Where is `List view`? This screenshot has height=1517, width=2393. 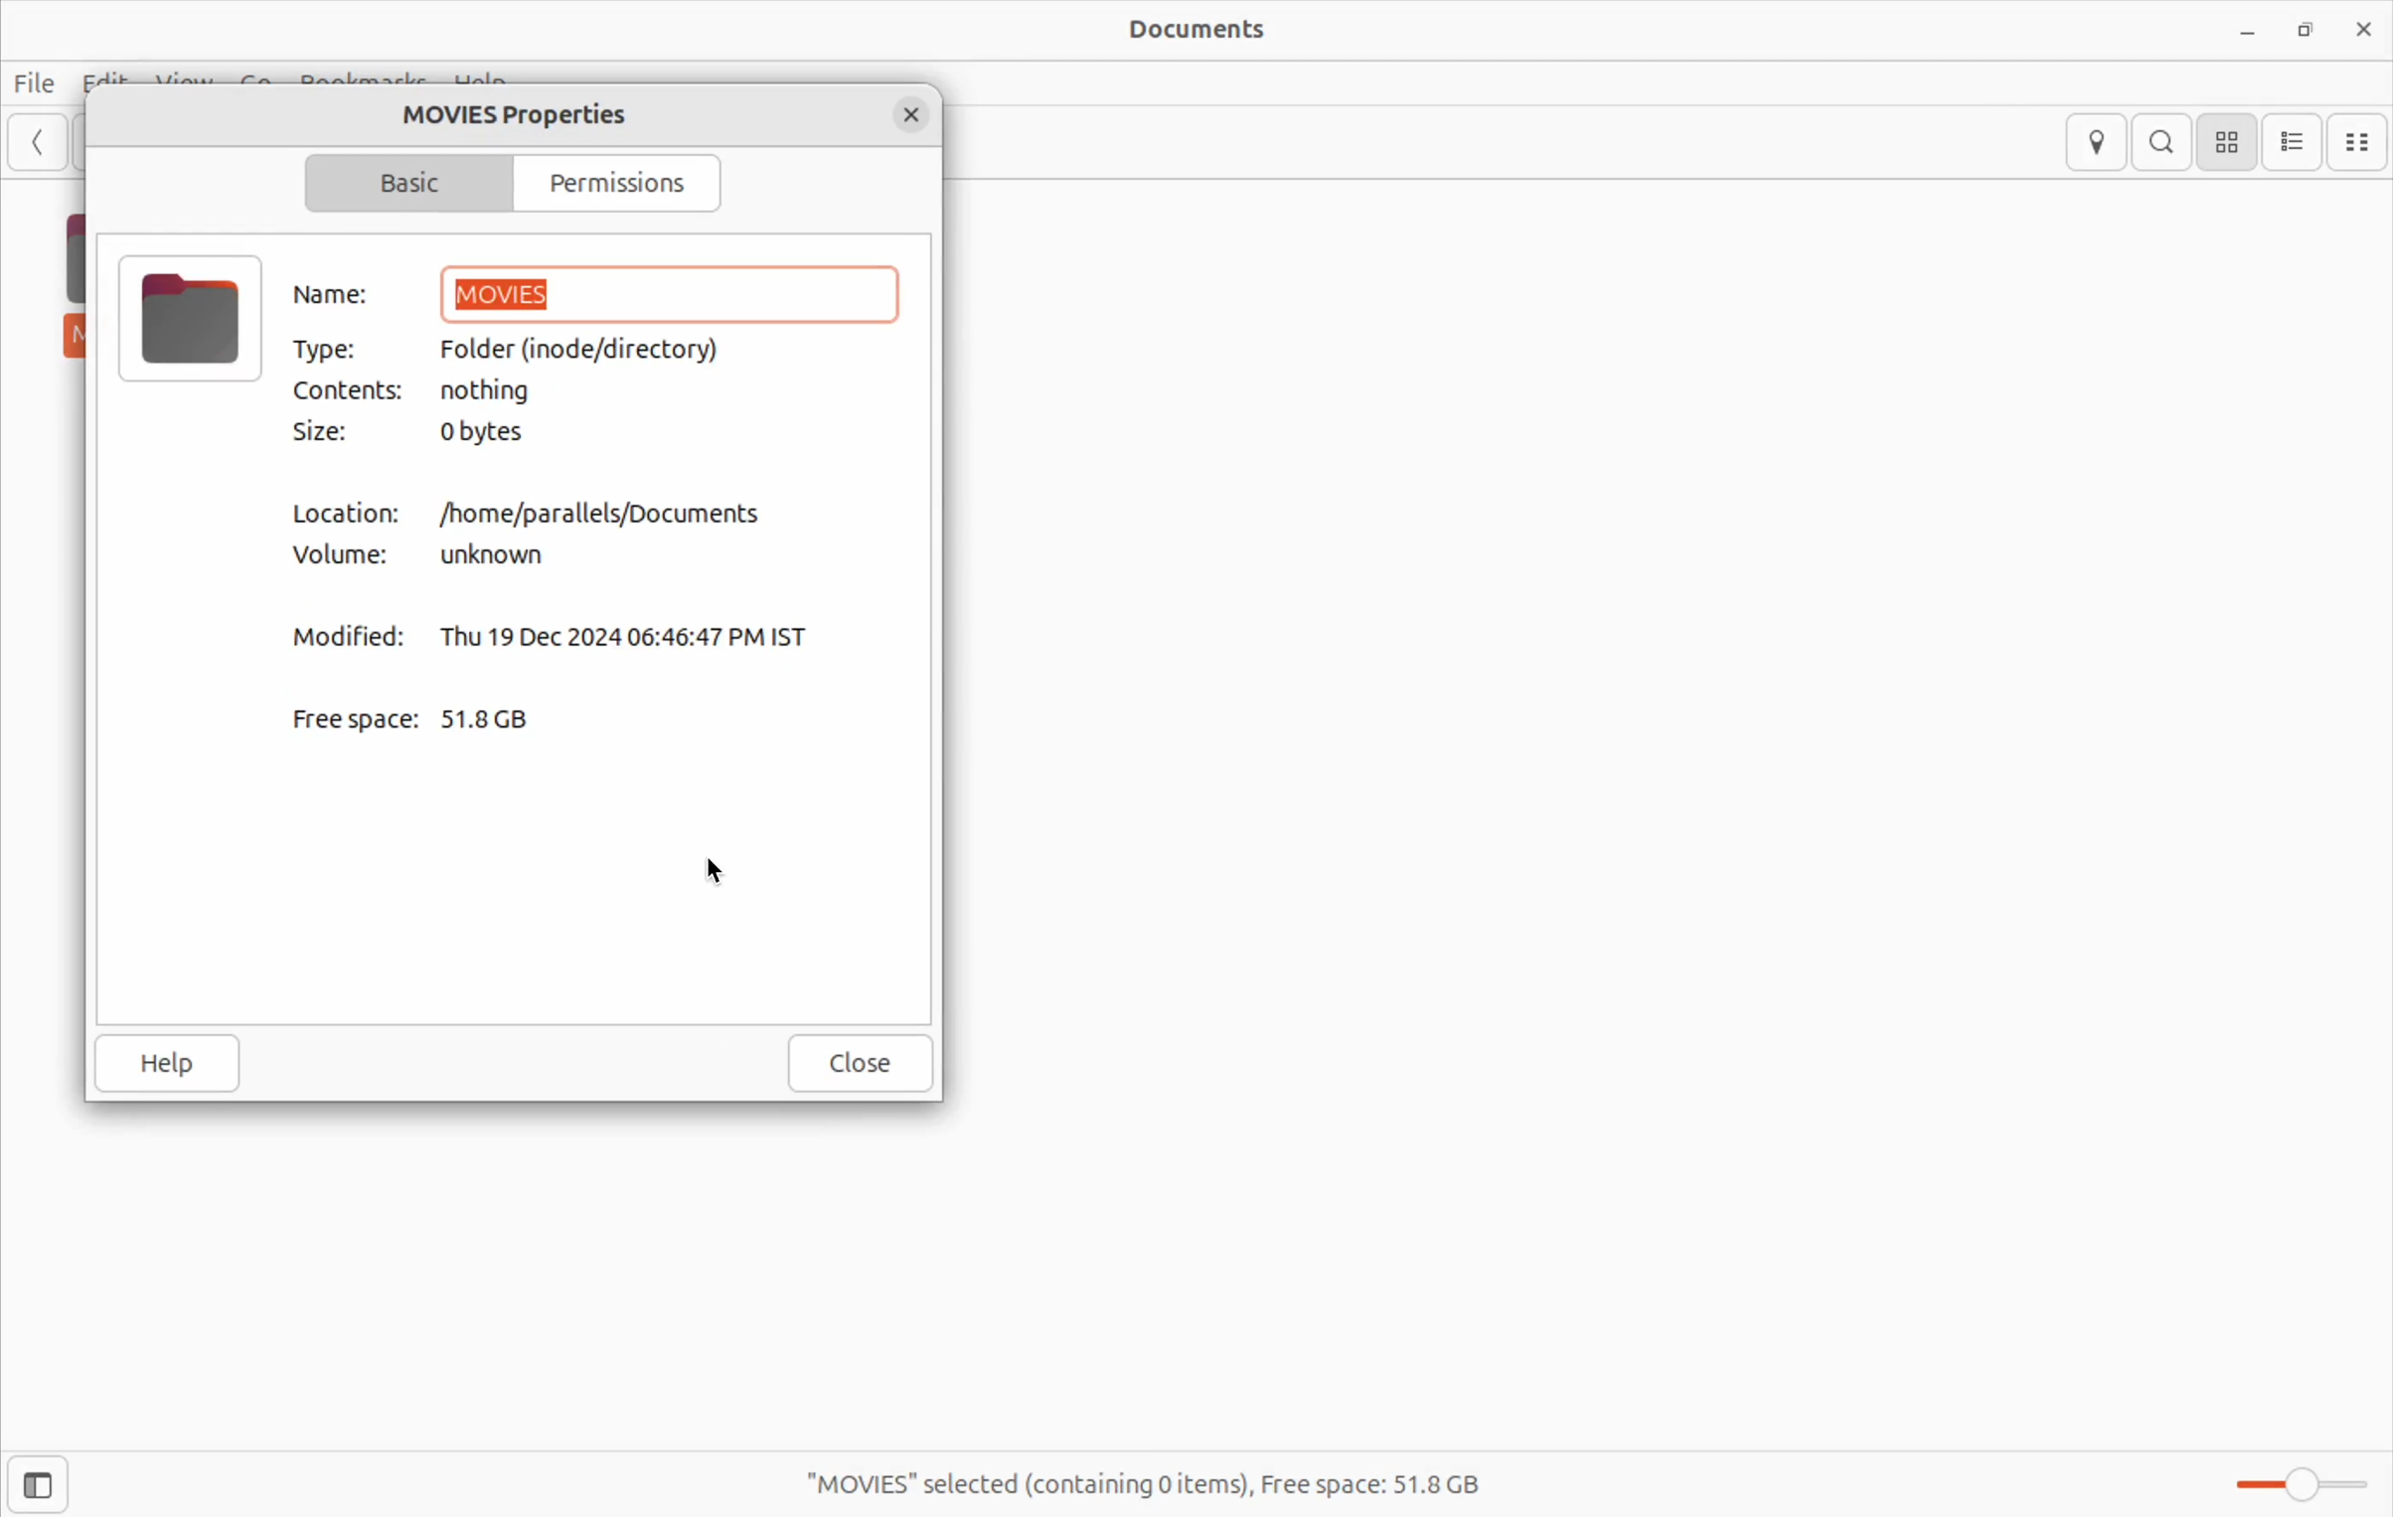 List view is located at coordinates (2297, 141).